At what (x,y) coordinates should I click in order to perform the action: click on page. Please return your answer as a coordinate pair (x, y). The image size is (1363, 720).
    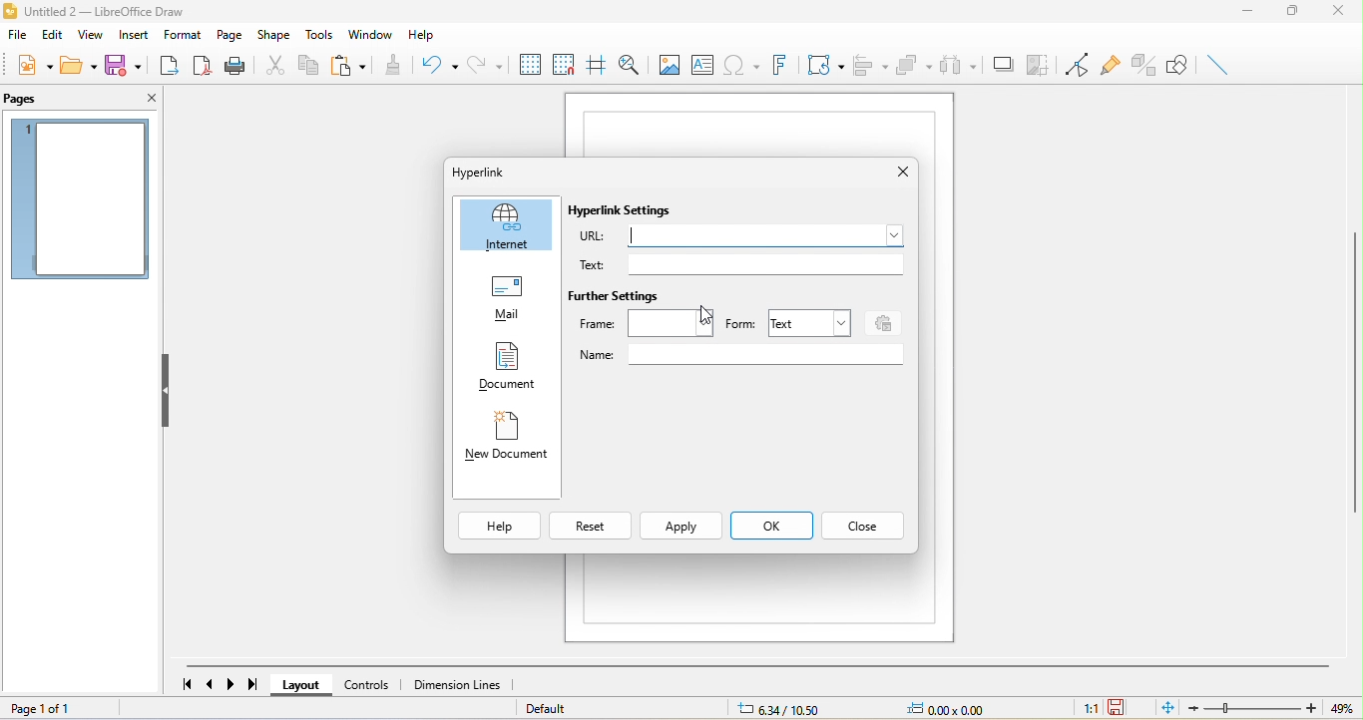
    Looking at the image, I should click on (232, 36).